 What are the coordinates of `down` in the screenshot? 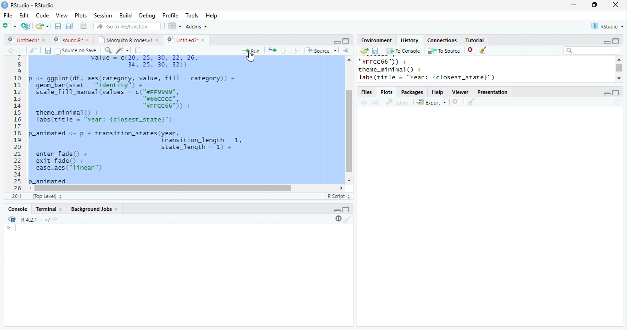 It's located at (294, 50).